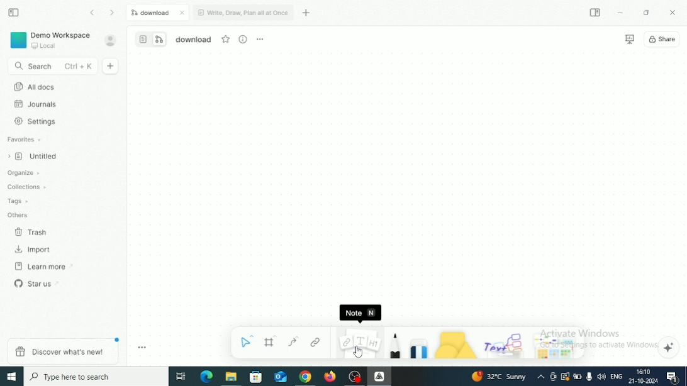  I want to click on Search, so click(52, 67).